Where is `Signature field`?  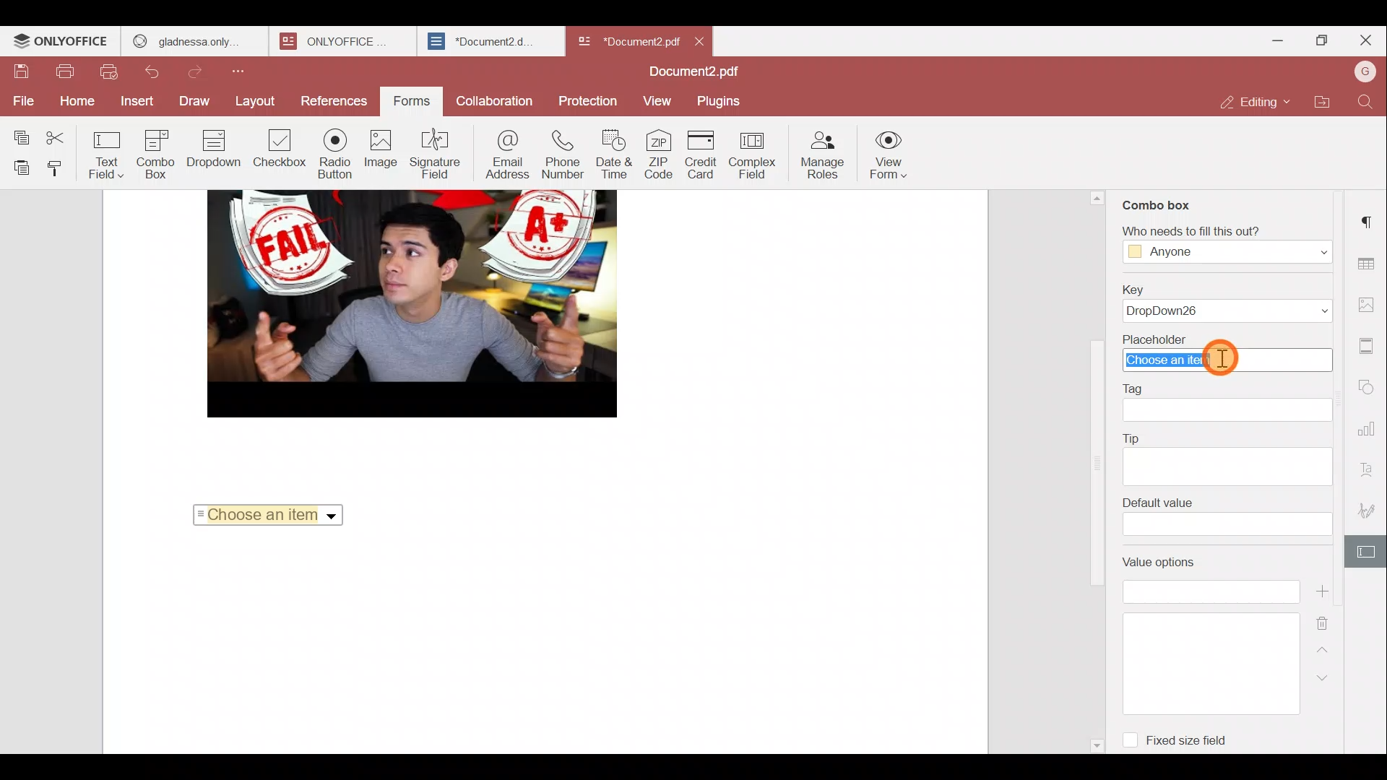
Signature field is located at coordinates (435, 153).